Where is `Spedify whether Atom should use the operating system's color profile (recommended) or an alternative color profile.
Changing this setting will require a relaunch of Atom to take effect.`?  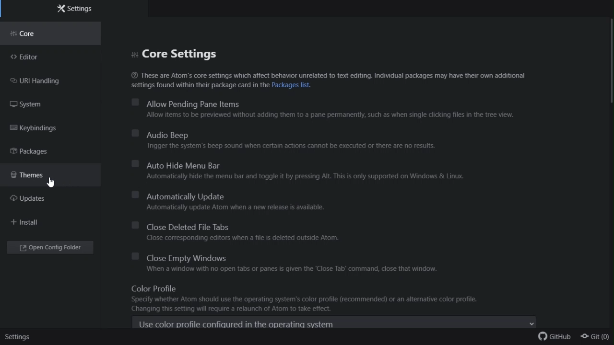 Spedify whether Atom should use the operating system's color profile (recommended) or an alternative color profile.
Changing this setting will require a relaunch of Atom to take effect. is located at coordinates (305, 305).